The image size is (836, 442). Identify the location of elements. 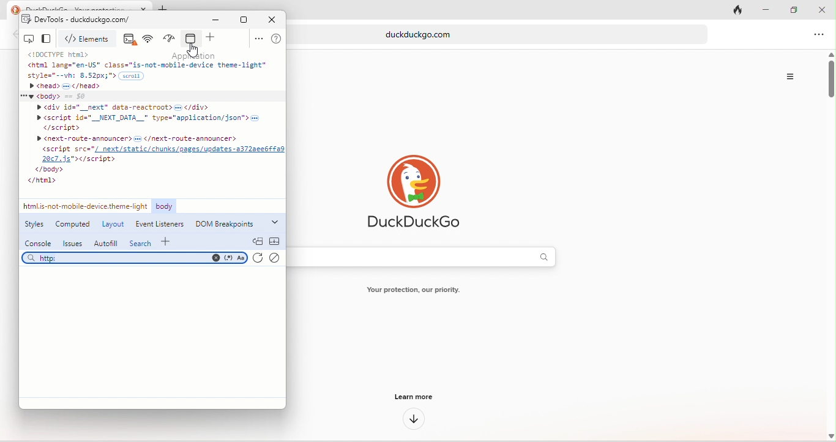
(91, 40).